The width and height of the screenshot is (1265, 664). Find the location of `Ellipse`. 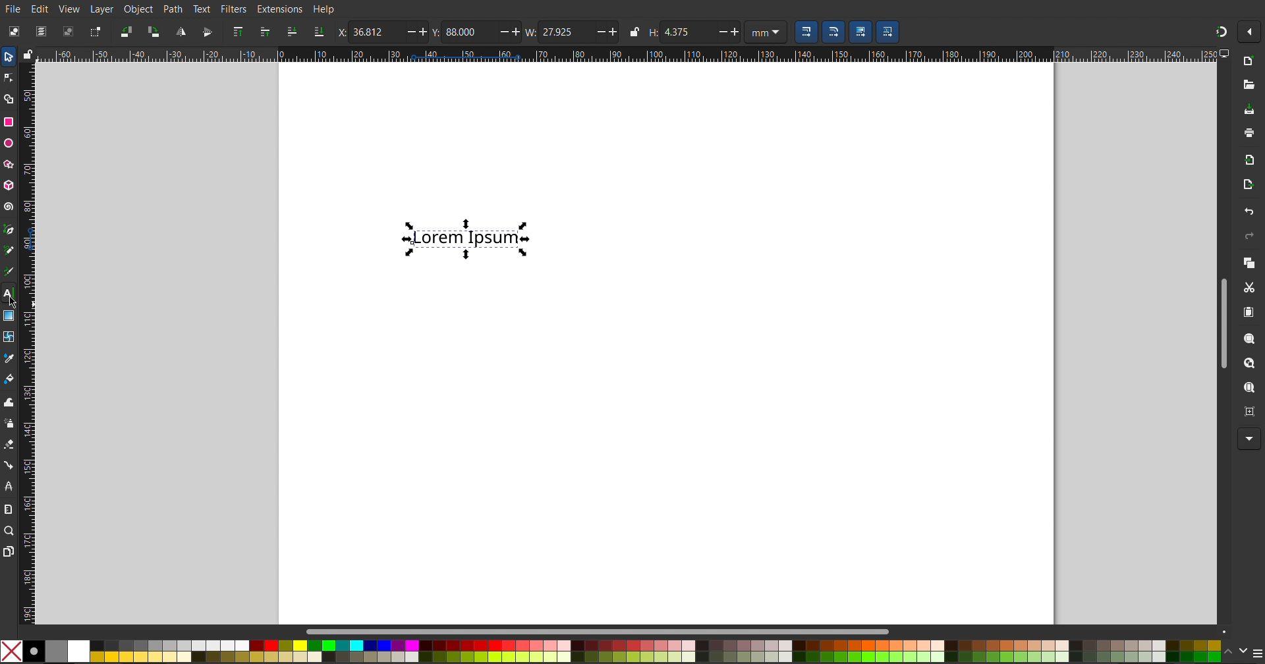

Ellipse is located at coordinates (9, 143).